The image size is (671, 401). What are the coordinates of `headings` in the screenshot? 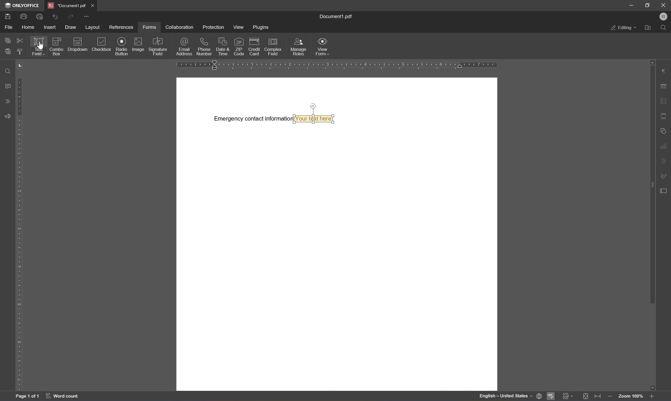 It's located at (8, 101).